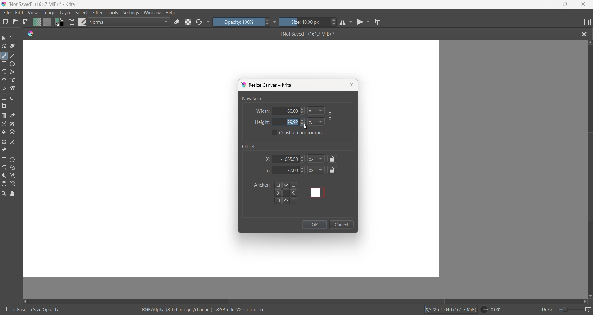 This screenshot has height=315, width=593. I want to click on ok, so click(315, 225).